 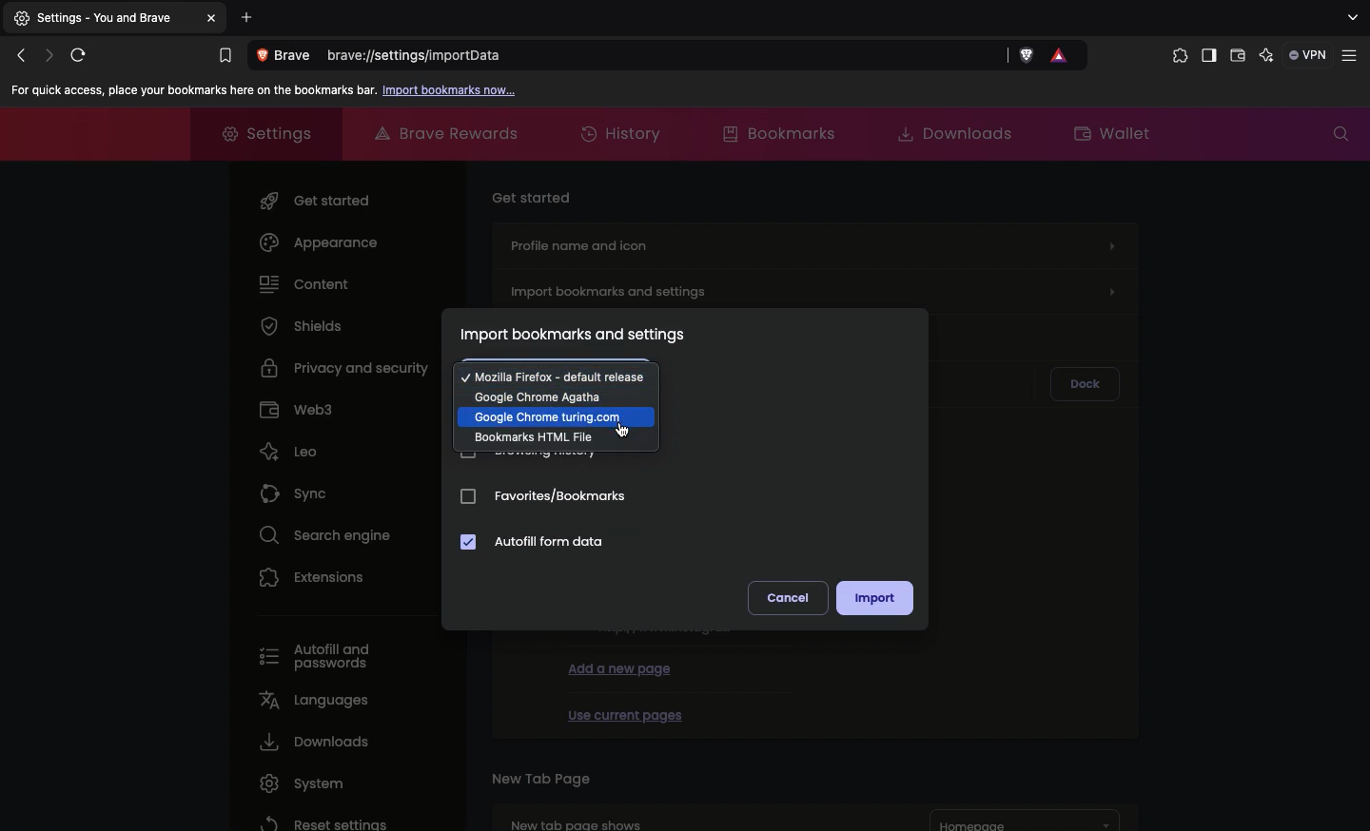 What do you see at coordinates (776, 132) in the screenshot?
I see `Bookmarks` at bounding box center [776, 132].